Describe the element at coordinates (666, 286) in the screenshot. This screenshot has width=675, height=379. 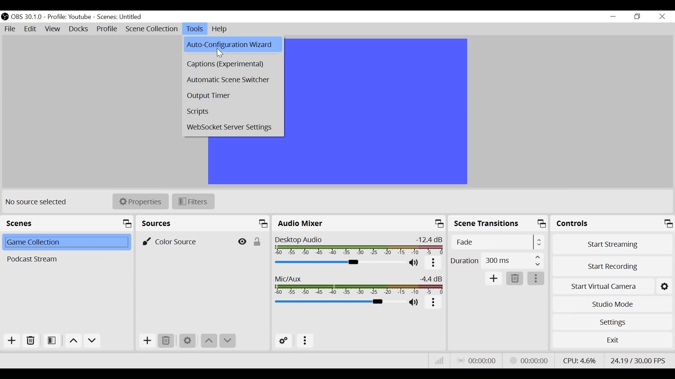
I see `settings` at that location.